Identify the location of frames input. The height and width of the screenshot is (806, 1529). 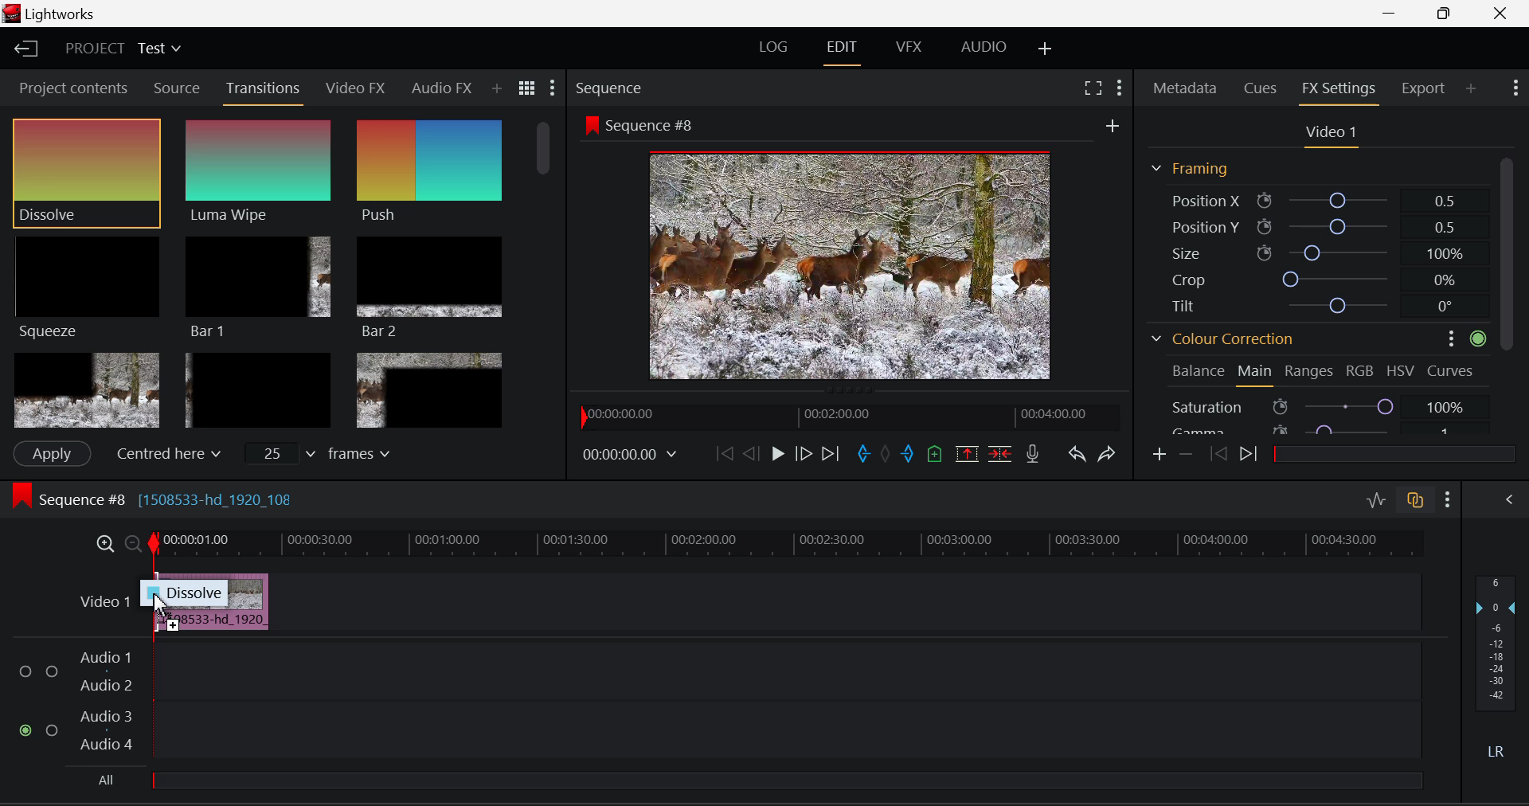
(317, 452).